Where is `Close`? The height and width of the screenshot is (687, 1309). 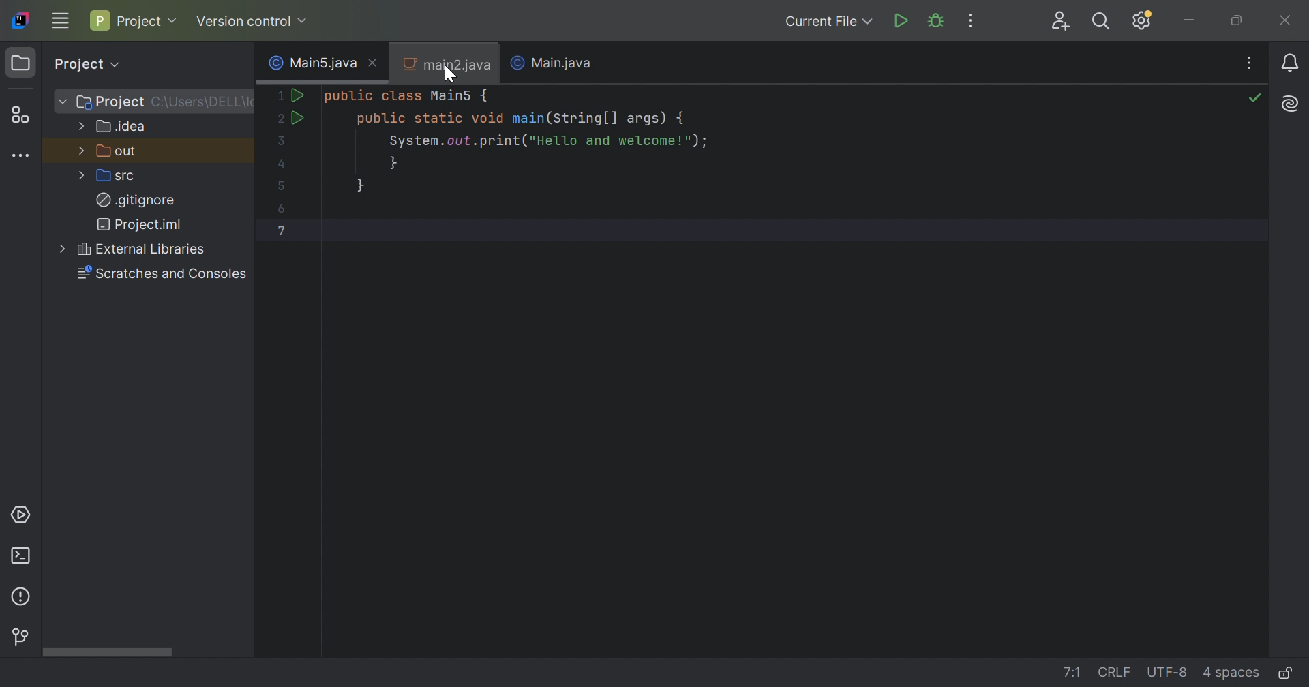
Close is located at coordinates (1287, 21).